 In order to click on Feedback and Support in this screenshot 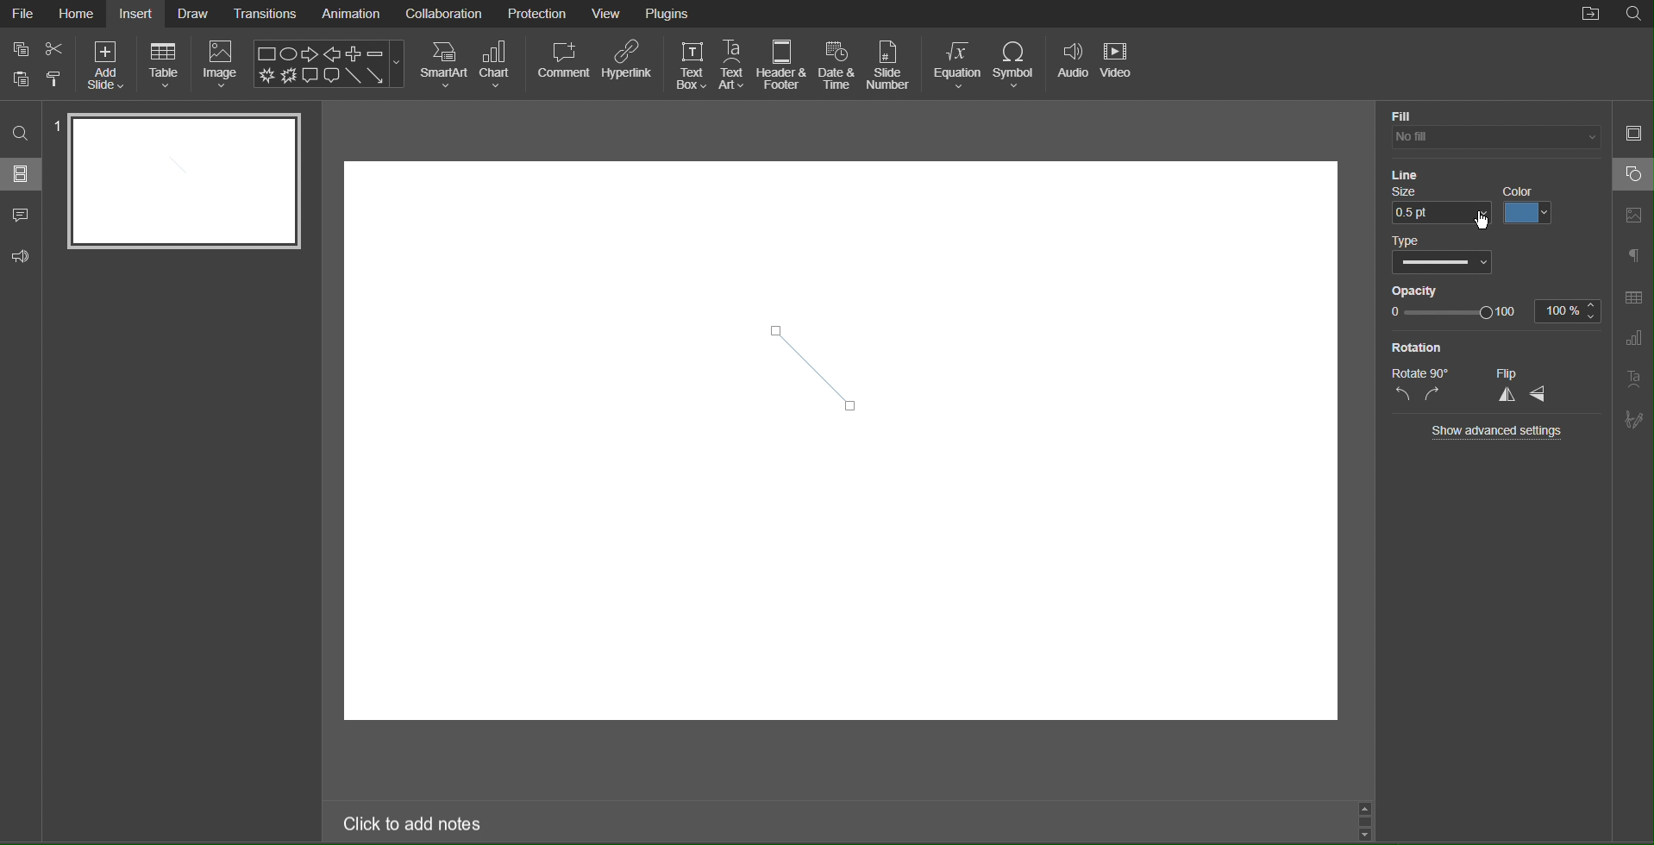, I will do `click(21, 257)`.